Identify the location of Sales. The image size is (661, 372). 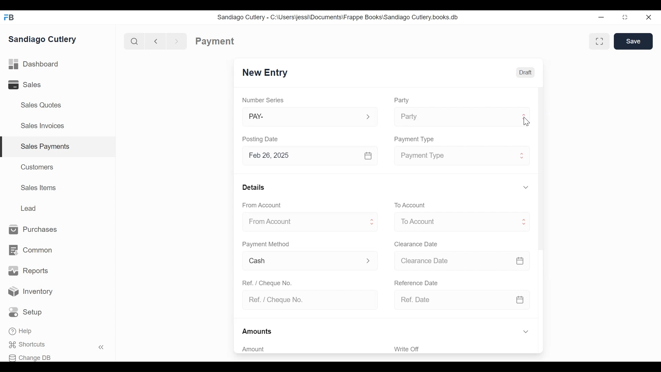
(30, 85).